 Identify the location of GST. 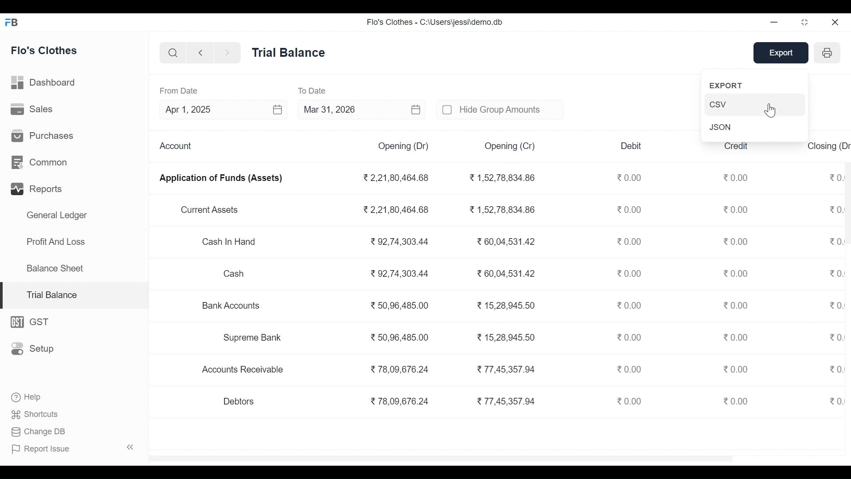
(34, 322).